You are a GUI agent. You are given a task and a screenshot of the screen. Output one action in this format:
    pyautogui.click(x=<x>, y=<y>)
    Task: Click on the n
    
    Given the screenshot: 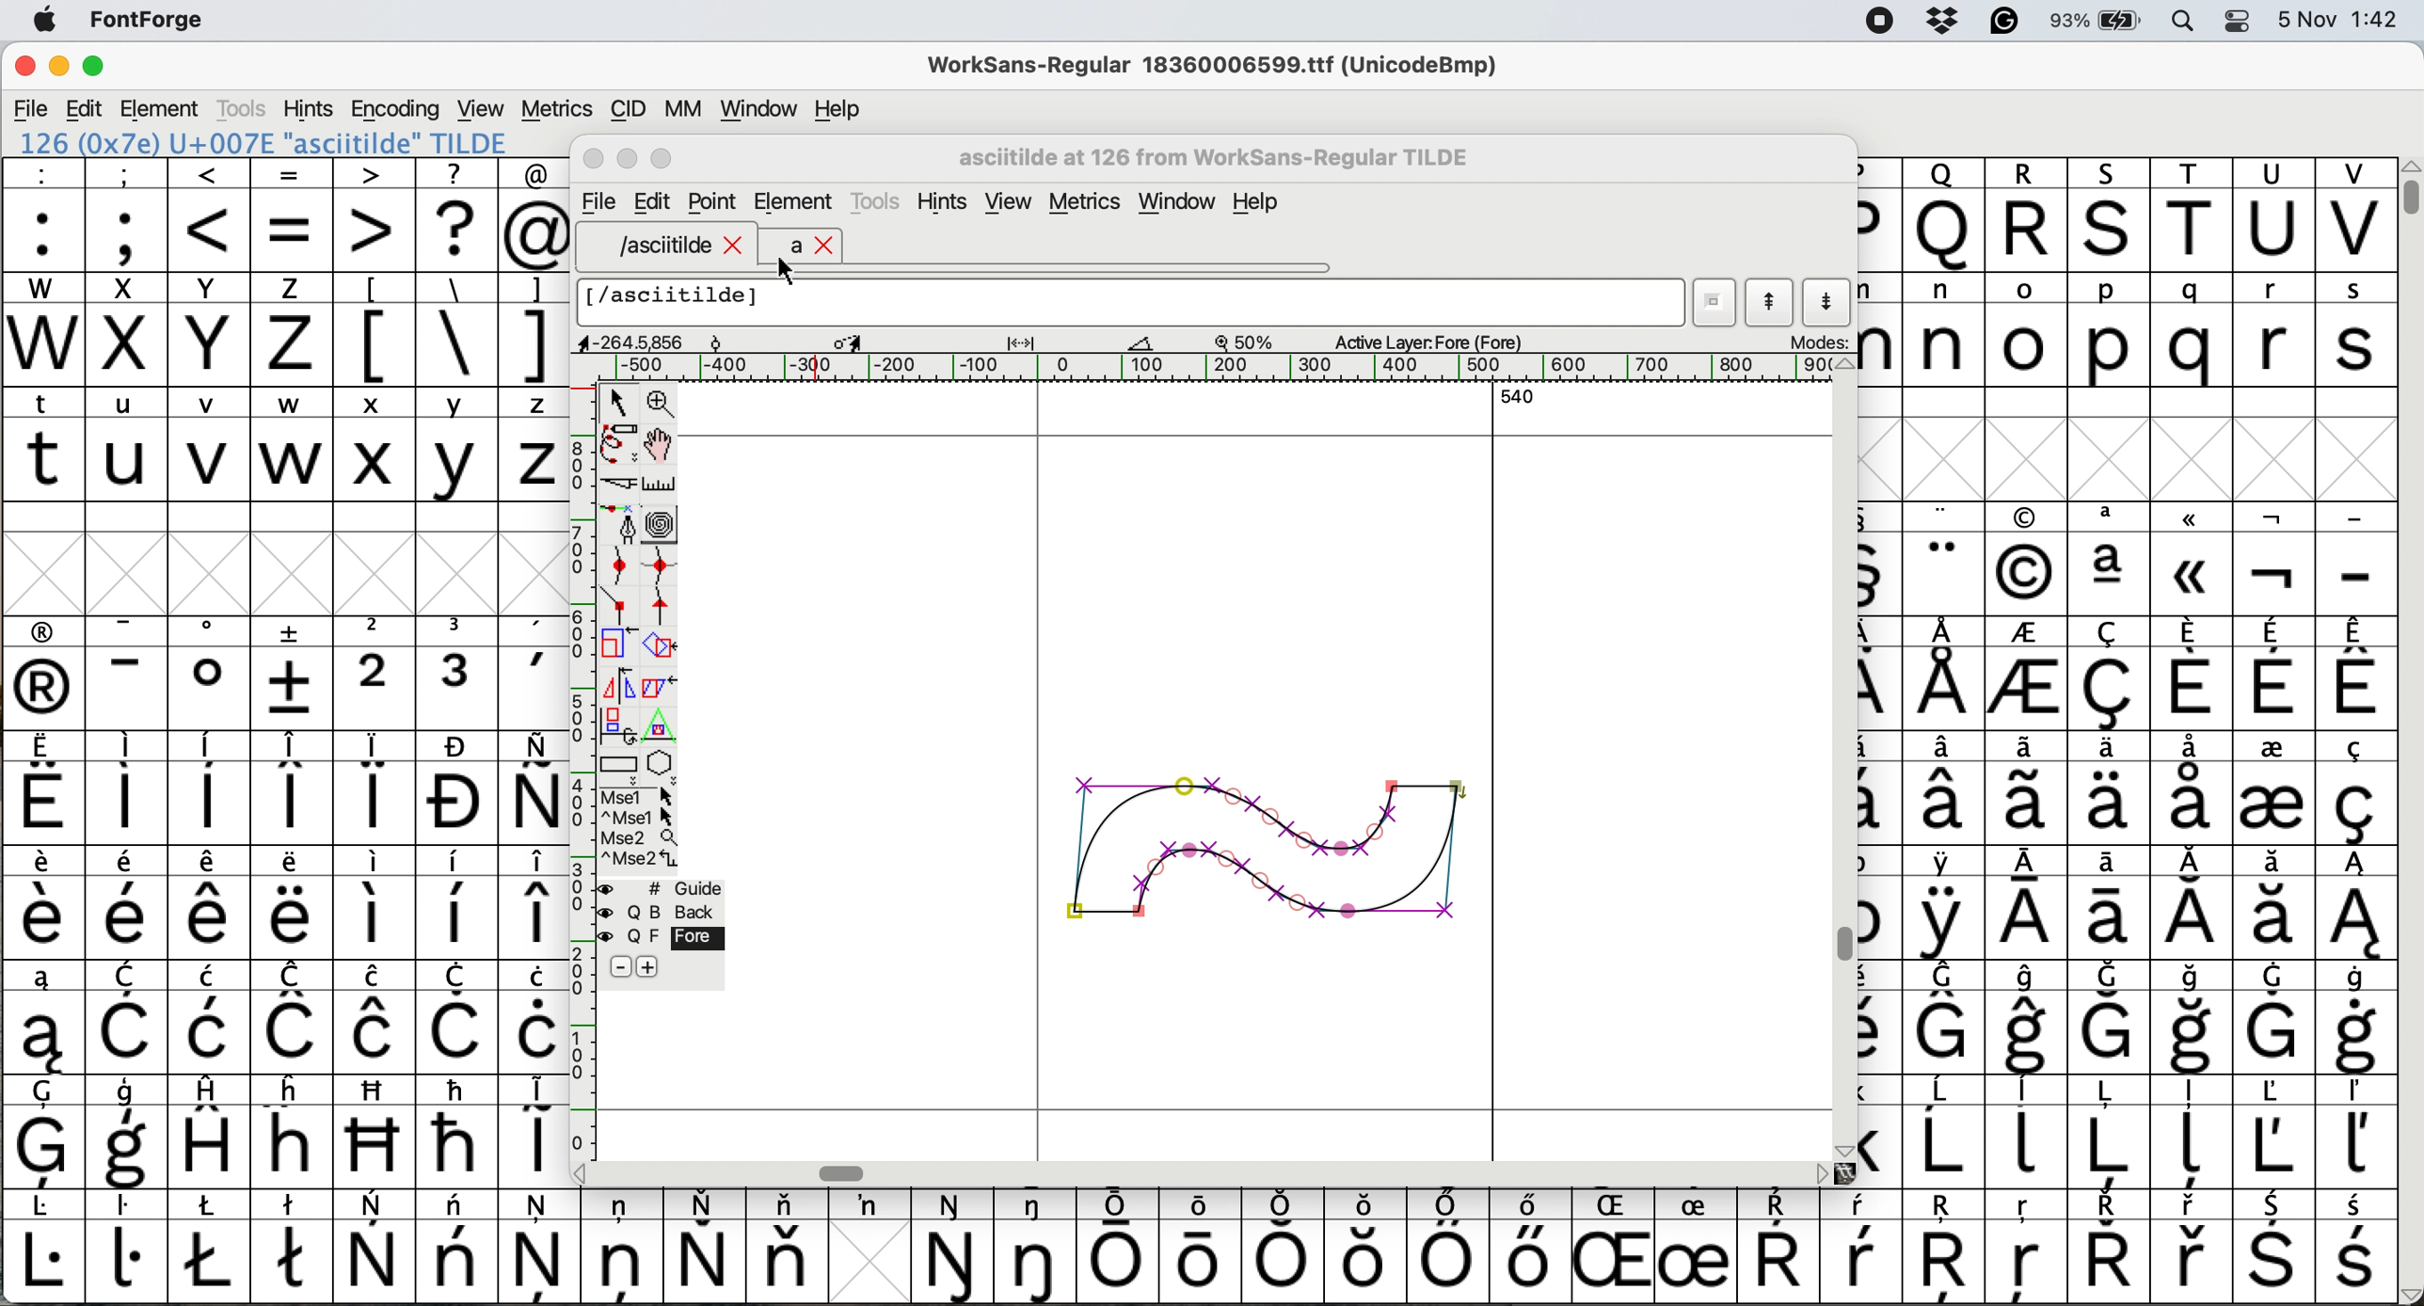 What is the action you would take?
    pyautogui.click(x=1943, y=328)
    